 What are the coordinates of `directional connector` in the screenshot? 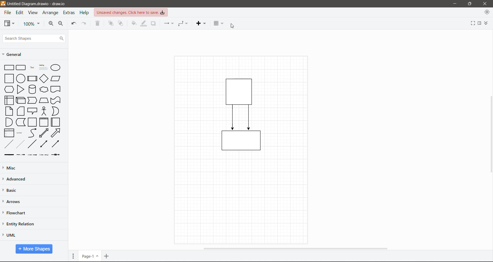 It's located at (55, 144).